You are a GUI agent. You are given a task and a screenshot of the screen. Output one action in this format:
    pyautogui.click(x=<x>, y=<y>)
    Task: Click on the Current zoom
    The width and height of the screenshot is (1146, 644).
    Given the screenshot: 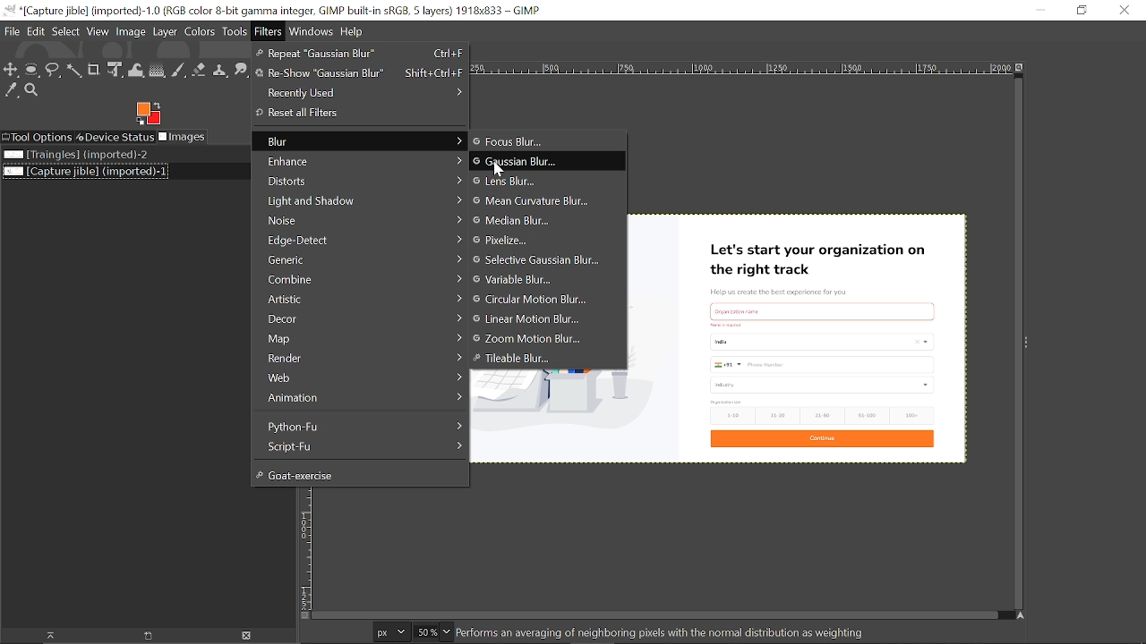 What is the action you would take?
    pyautogui.click(x=425, y=631)
    